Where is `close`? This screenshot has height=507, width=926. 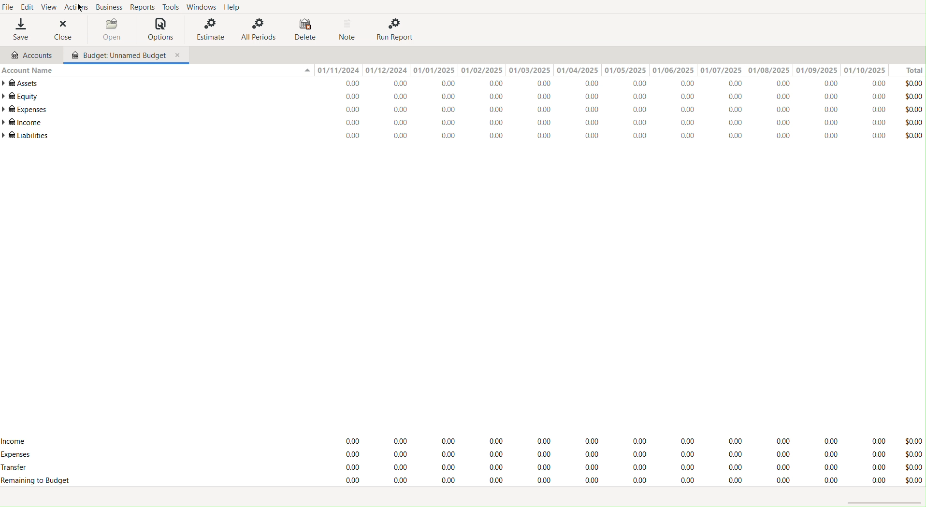
close is located at coordinates (179, 56).